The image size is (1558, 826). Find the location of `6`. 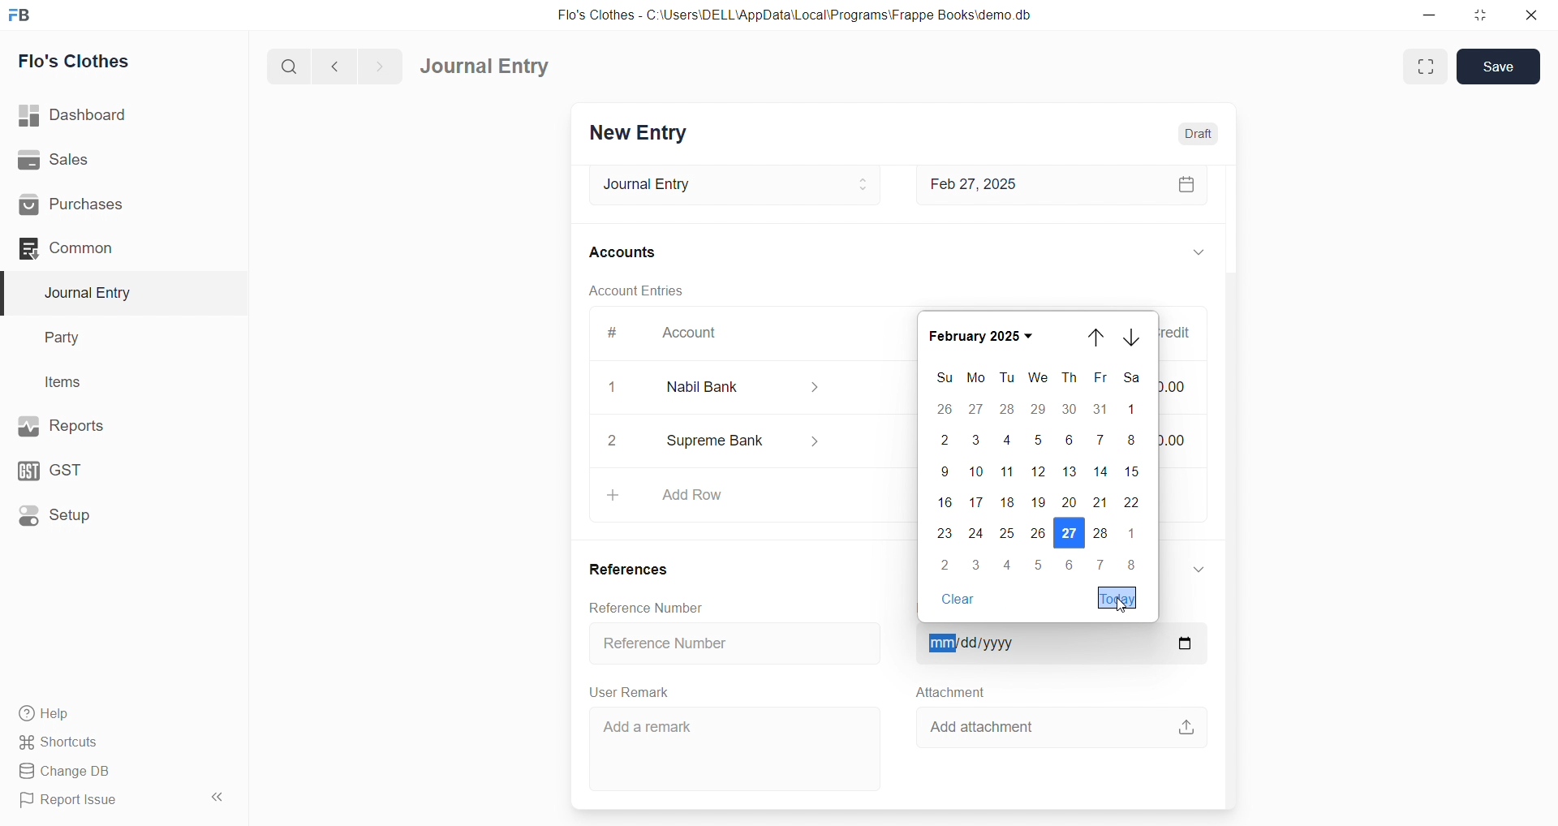

6 is located at coordinates (1070, 441).